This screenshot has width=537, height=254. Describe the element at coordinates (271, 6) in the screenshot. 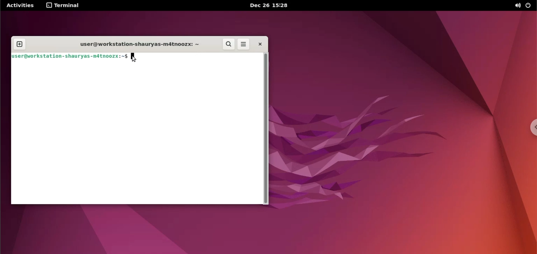

I see `Dec 26 15:28` at that location.